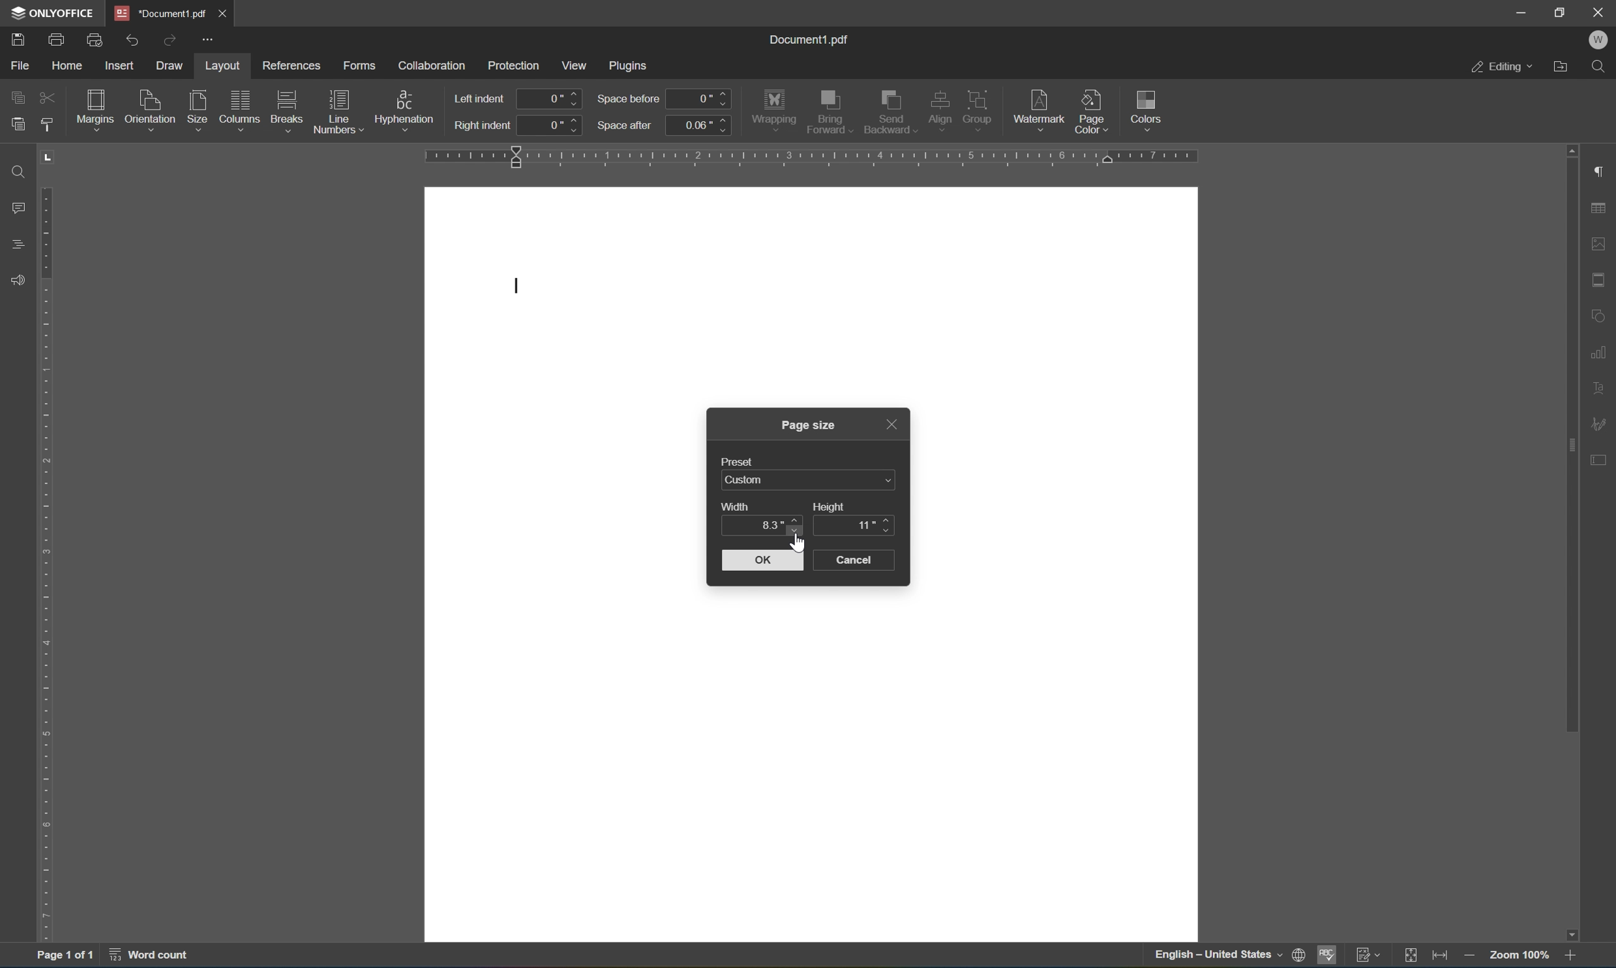 Image resolution: width=1616 pixels, height=968 pixels. What do you see at coordinates (67, 958) in the screenshot?
I see `page 1 of 1` at bounding box center [67, 958].